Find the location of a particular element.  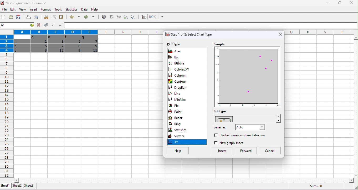

tools is located at coordinates (58, 9).